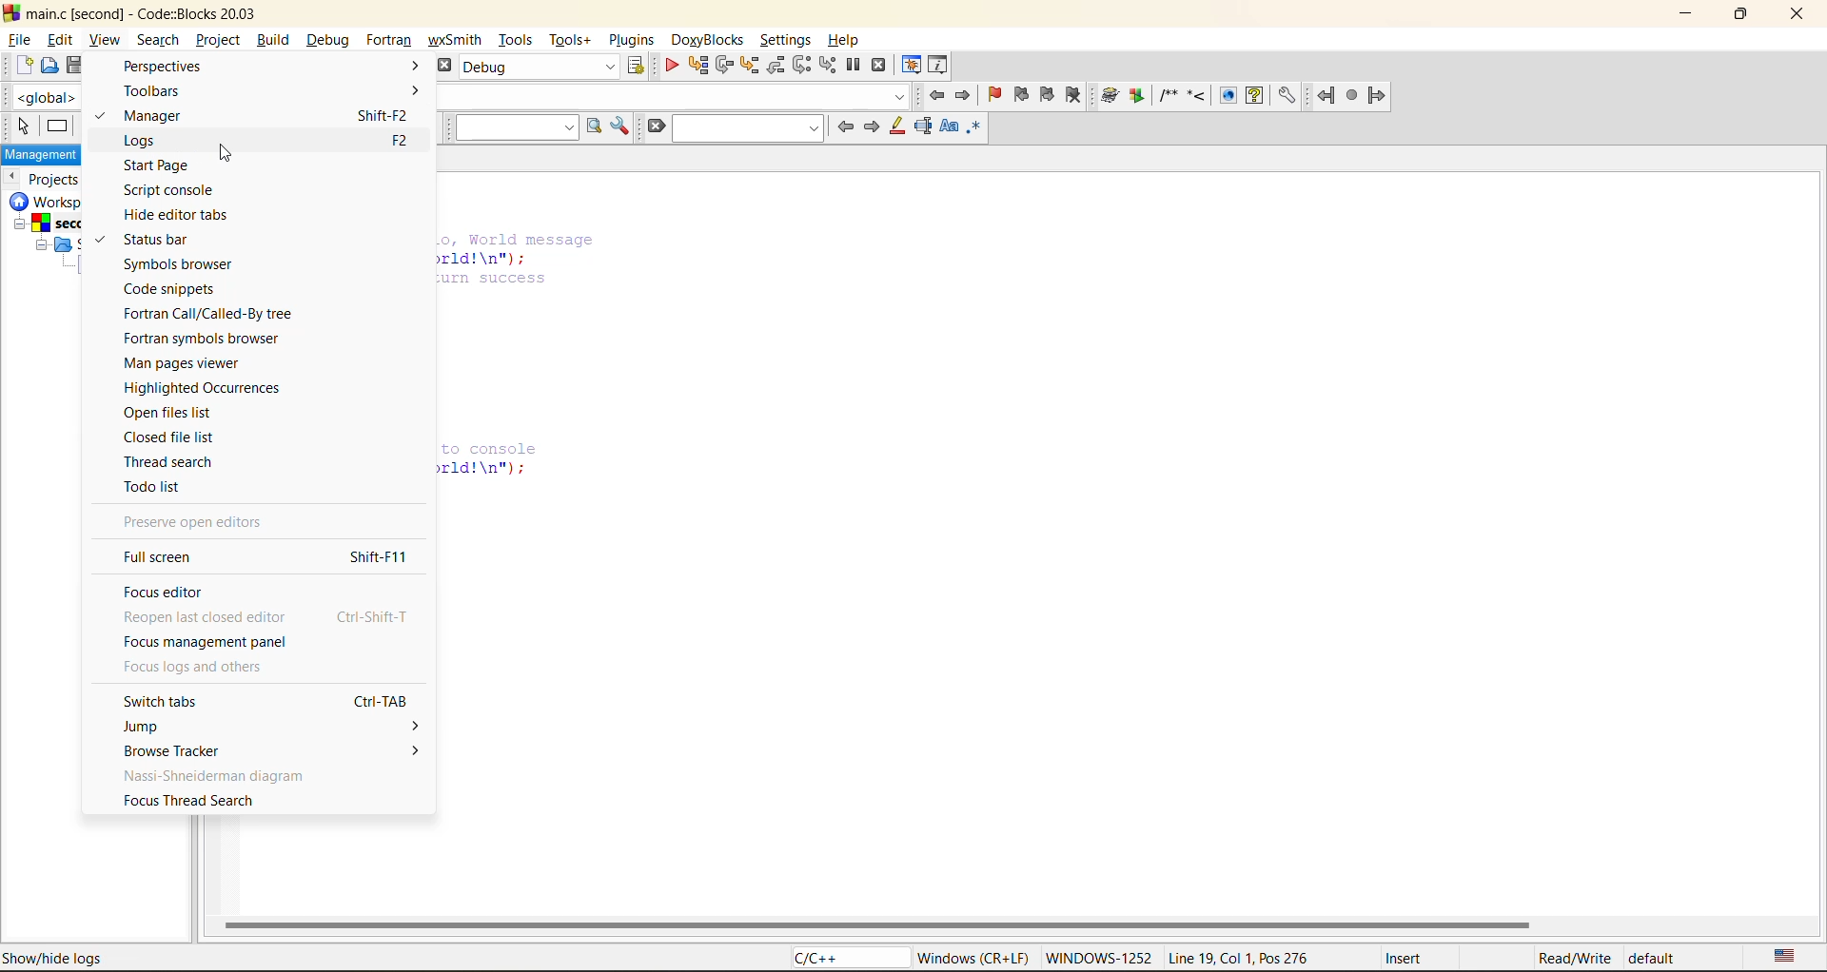 The image size is (1827, 972). Describe the element at coordinates (98, 120) in the screenshot. I see `Selected` at that location.